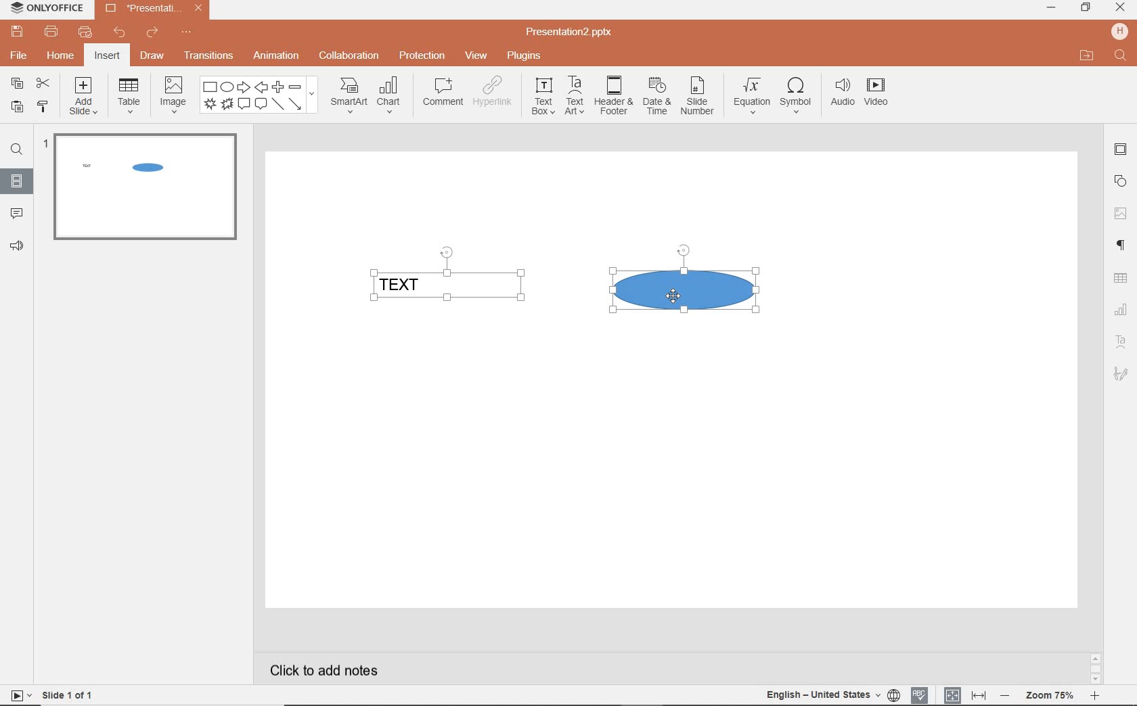 This screenshot has height=706, width=1137. What do you see at coordinates (18, 180) in the screenshot?
I see `SLIDES` at bounding box center [18, 180].